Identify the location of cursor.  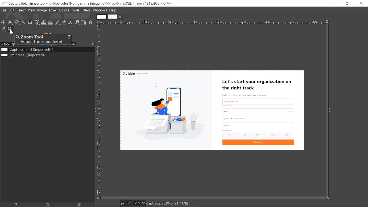
(12, 32).